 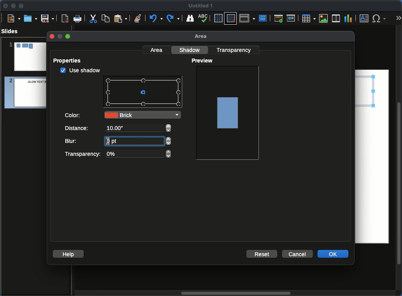 What do you see at coordinates (174, 18) in the screenshot?
I see `Redo` at bounding box center [174, 18].